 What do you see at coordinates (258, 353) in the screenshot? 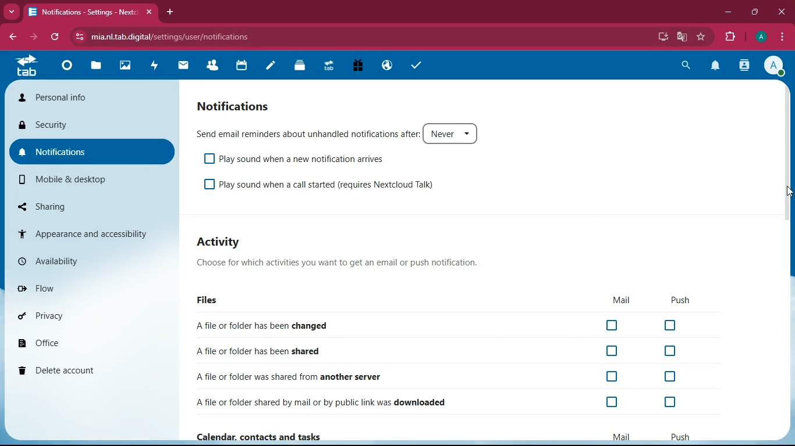
I see `A file or folder has been shared` at bounding box center [258, 353].